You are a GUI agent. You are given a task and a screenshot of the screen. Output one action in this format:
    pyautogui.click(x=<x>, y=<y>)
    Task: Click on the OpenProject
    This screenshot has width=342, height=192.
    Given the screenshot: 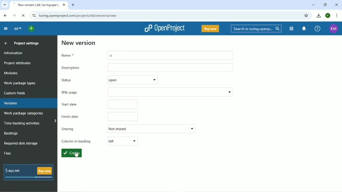 What is the action you would take?
    pyautogui.click(x=164, y=28)
    